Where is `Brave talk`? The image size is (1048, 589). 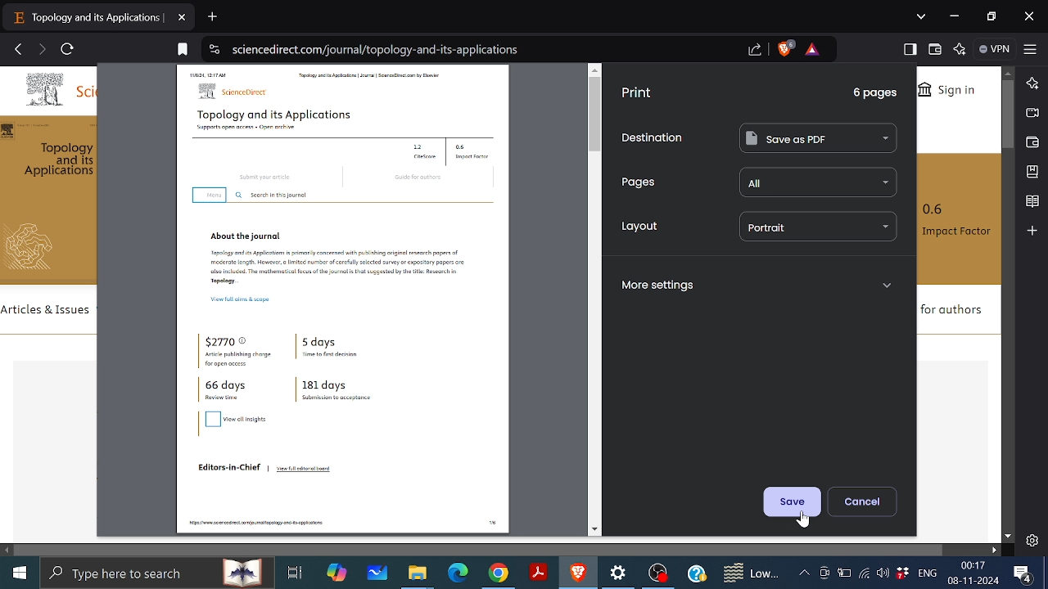 Brave talk is located at coordinates (1032, 113).